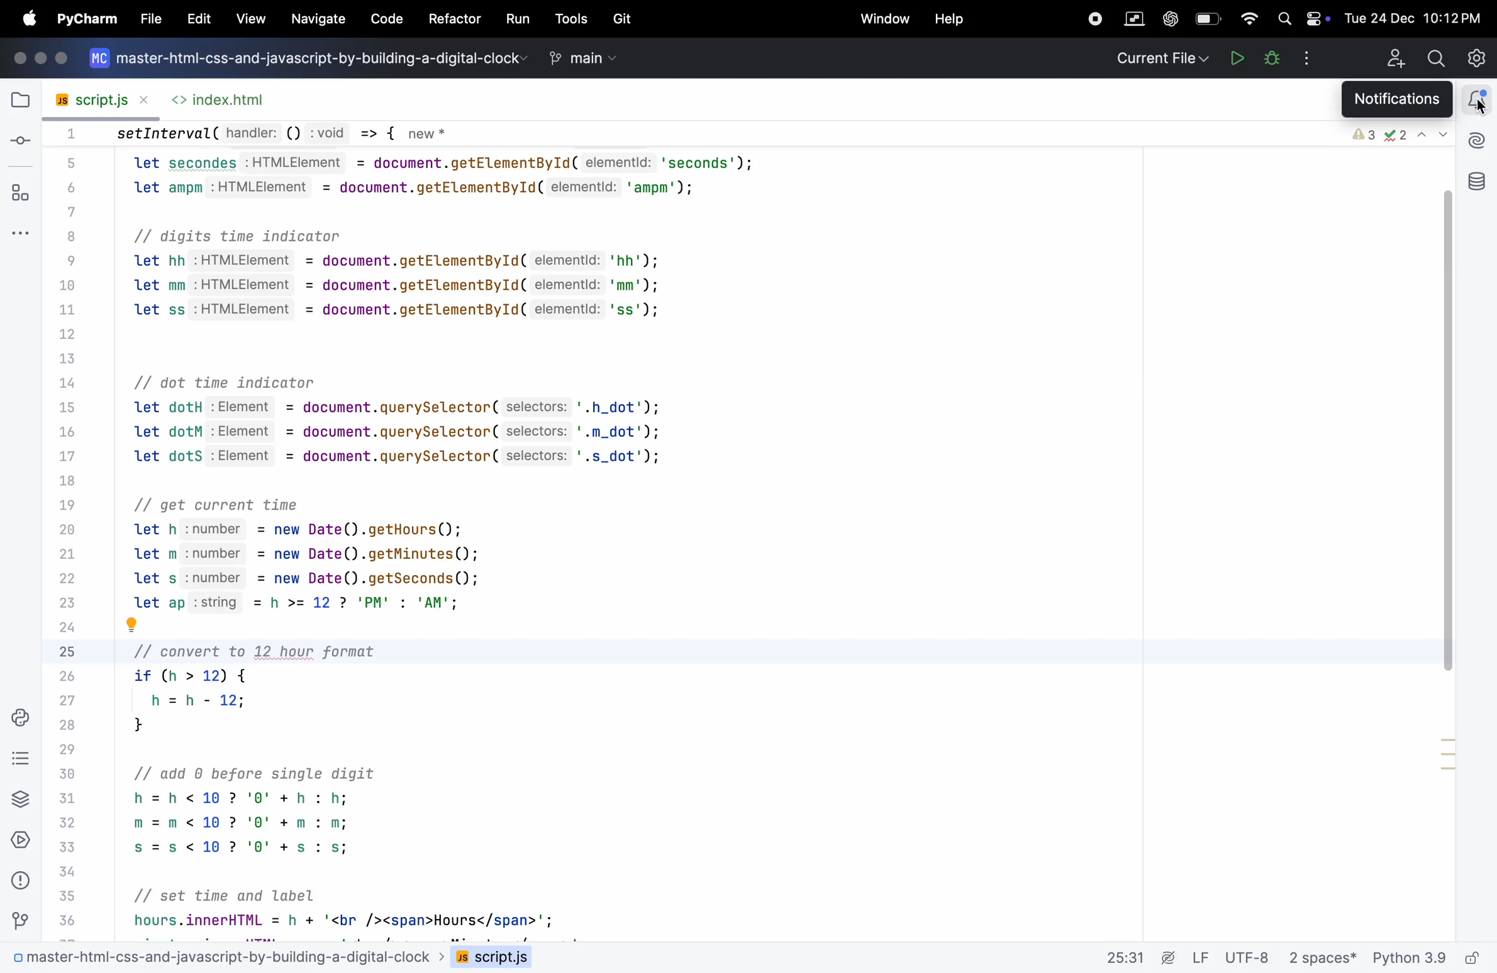  What do you see at coordinates (1432, 959) in the screenshot?
I see `python 3.9` at bounding box center [1432, 959].